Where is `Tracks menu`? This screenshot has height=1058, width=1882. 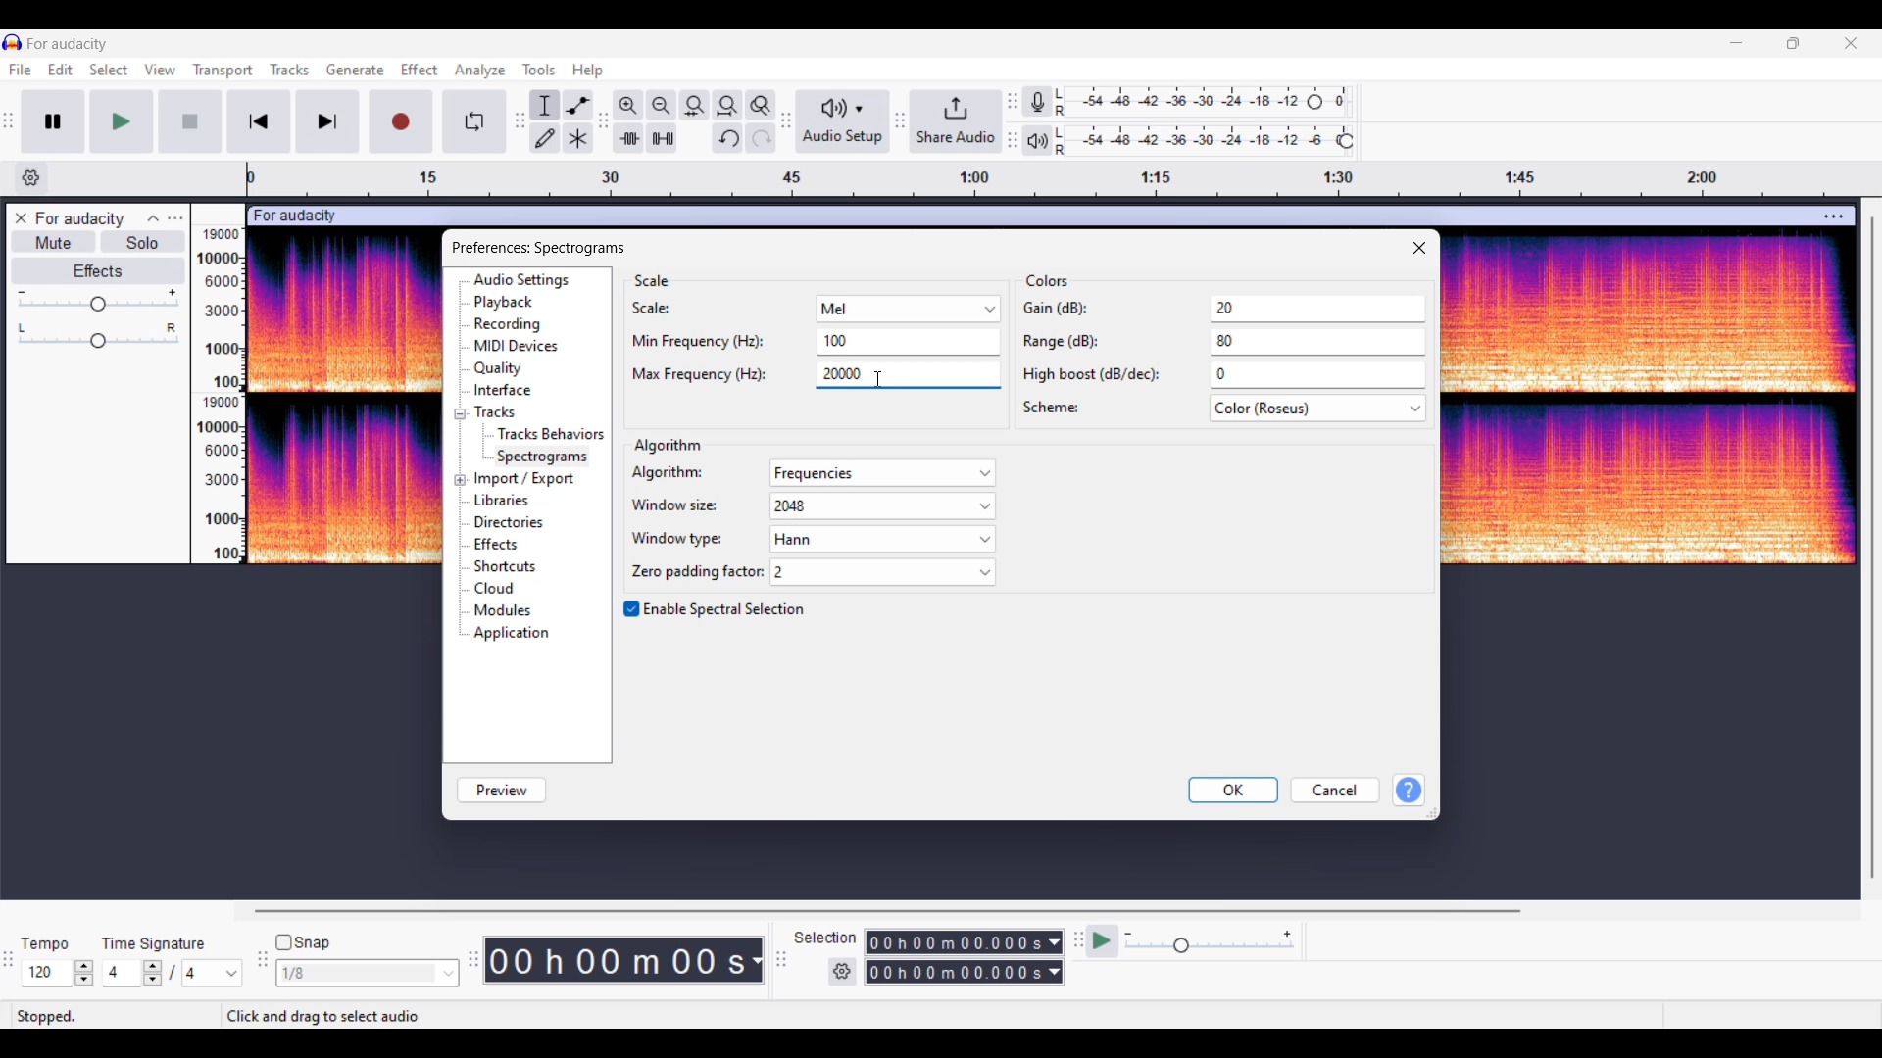
Tracks menu is located at coordinates (290, 70).